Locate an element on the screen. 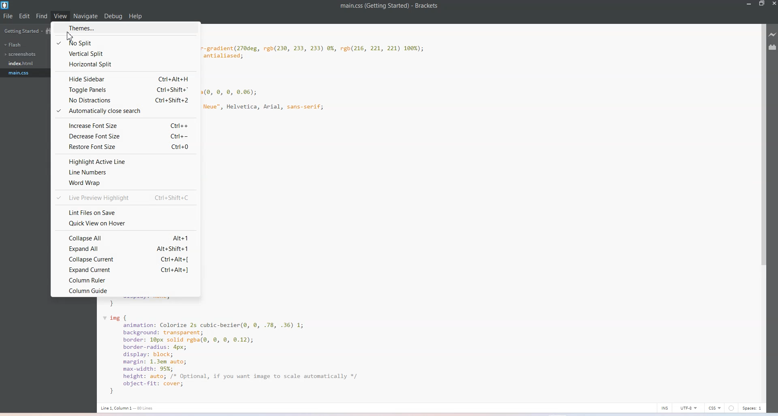  Extension Manager is located at coordinates (773, 47).